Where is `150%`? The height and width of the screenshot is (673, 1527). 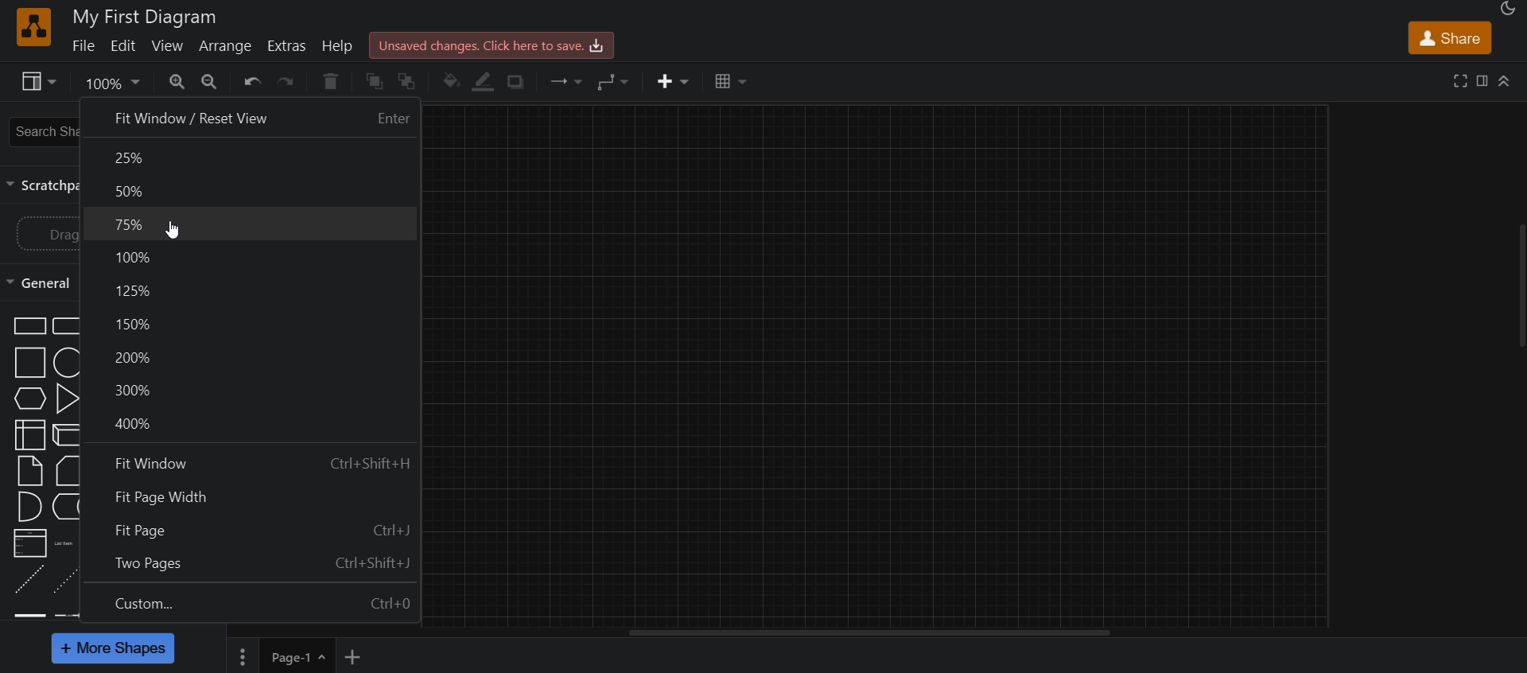
150% is located at coordinates (253, 322).